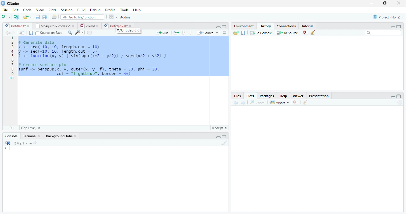  Describe the element at coordinates (265, 26) in the screenshot. I see `History` at that location.